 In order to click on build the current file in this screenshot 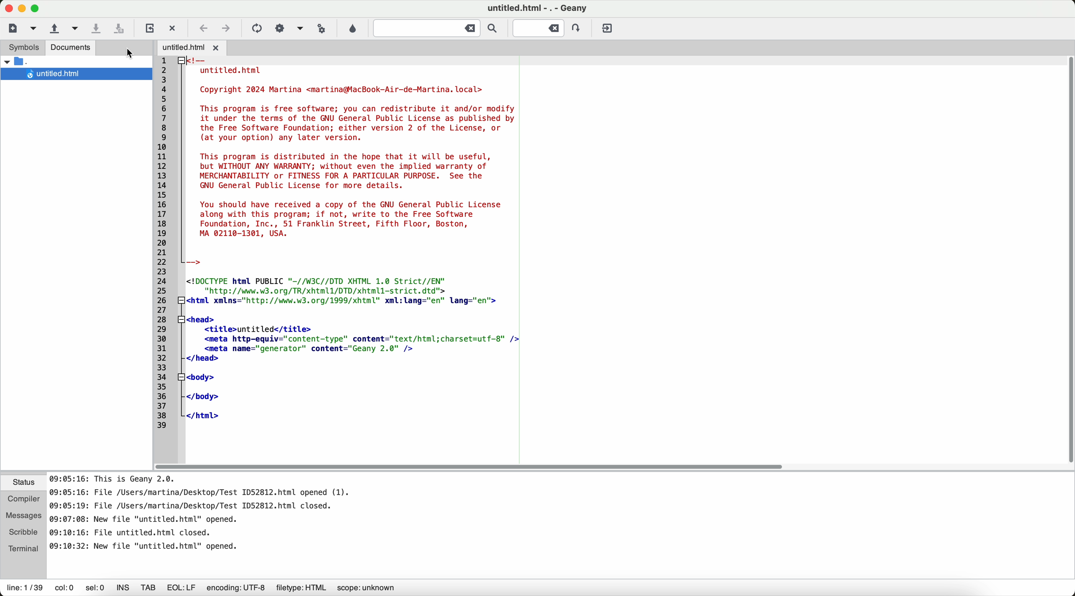, I will do `click(281, 30)`.